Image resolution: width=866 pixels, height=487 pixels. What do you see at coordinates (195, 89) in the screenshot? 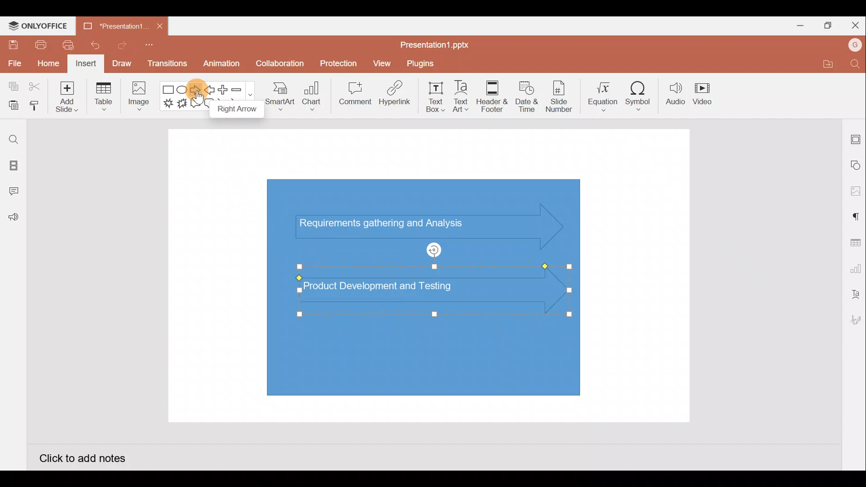
I see `Right arrow` at bounding box center [195, 89].